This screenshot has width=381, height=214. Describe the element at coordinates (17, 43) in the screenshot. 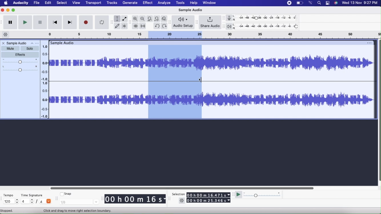

I see `Sample Audio` at that location.